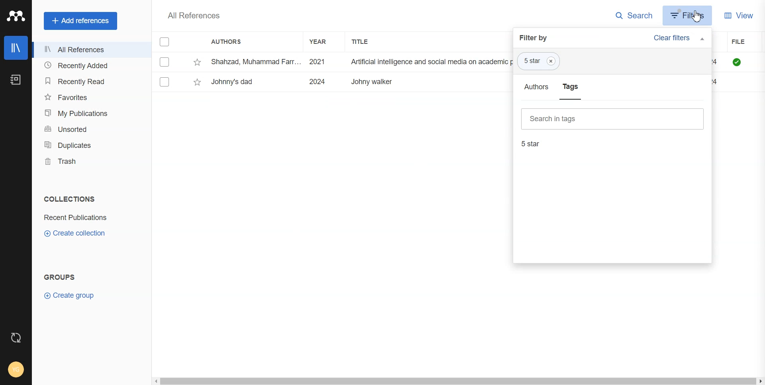 This screenshot has width=765, height=385. I want to click on My Publication, so click(89, 113).